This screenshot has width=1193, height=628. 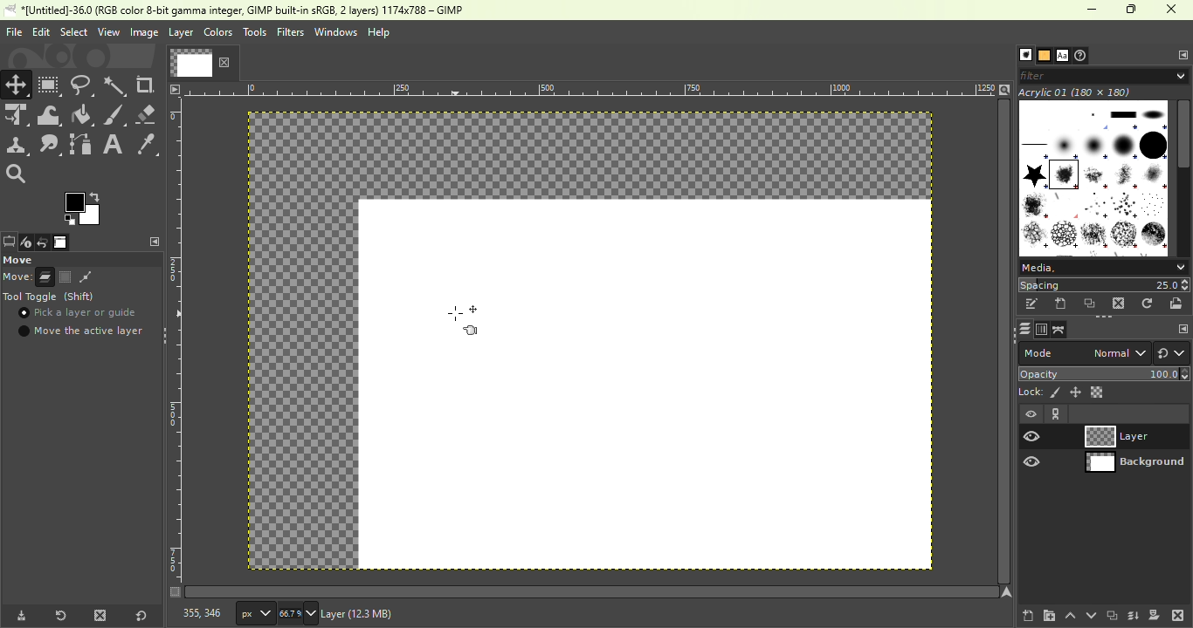 I want to click on Channels, so click(x=1040, y=330).